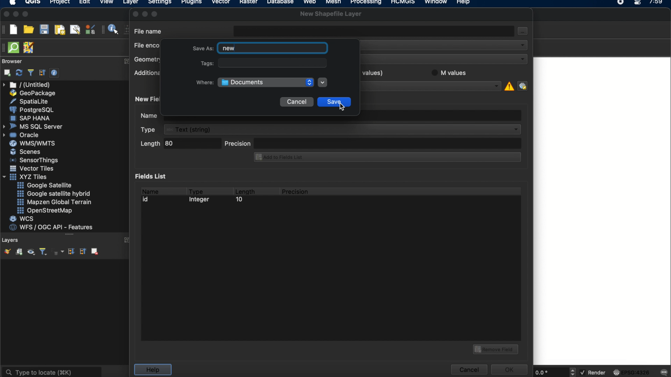 This screenshot has width=671, height=377. What do you see at coordinates (6, 73) in the screenshot?
I see `add selected layers` at bounding box center [6, 73].